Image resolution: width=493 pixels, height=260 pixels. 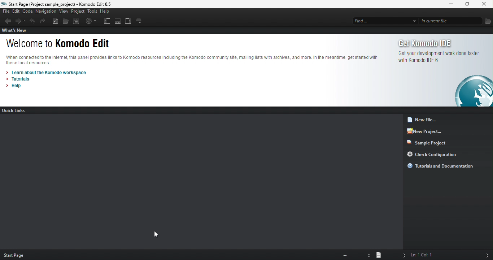 What do you see at coordinates (28, 11) in the screenshot?
I see `code` at bounding box center [28, 11].